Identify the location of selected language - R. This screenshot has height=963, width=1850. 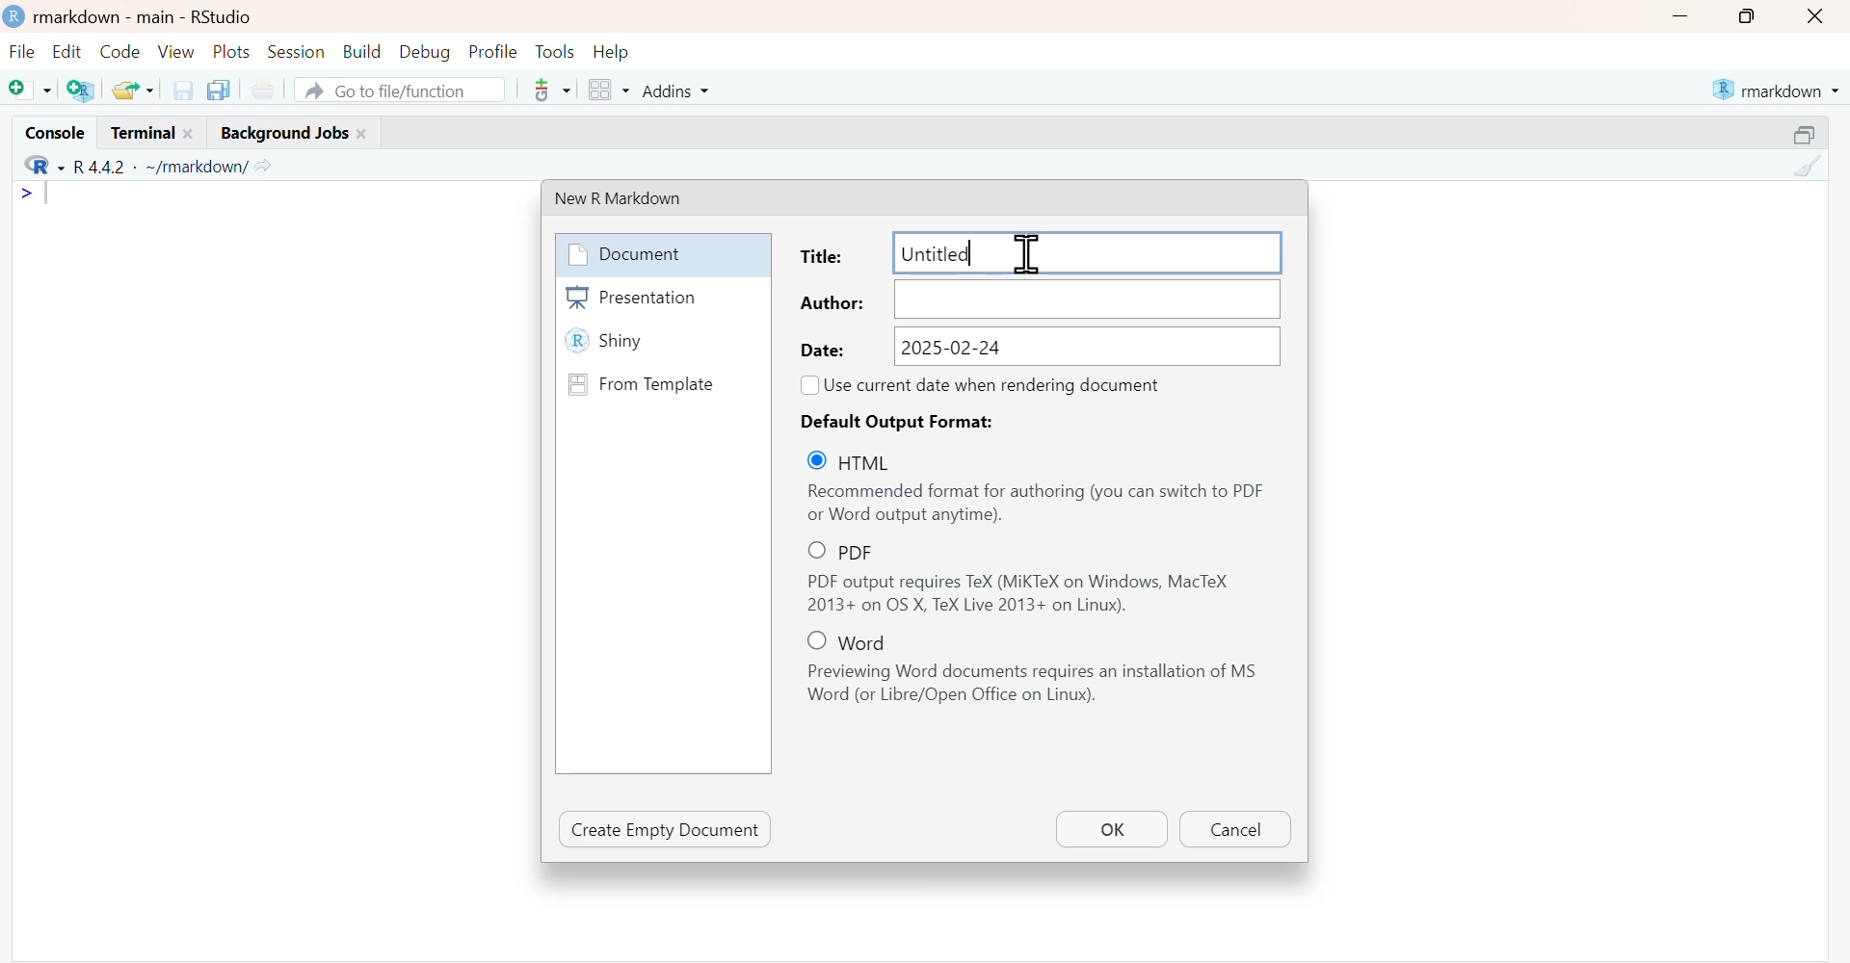
(39, 167).